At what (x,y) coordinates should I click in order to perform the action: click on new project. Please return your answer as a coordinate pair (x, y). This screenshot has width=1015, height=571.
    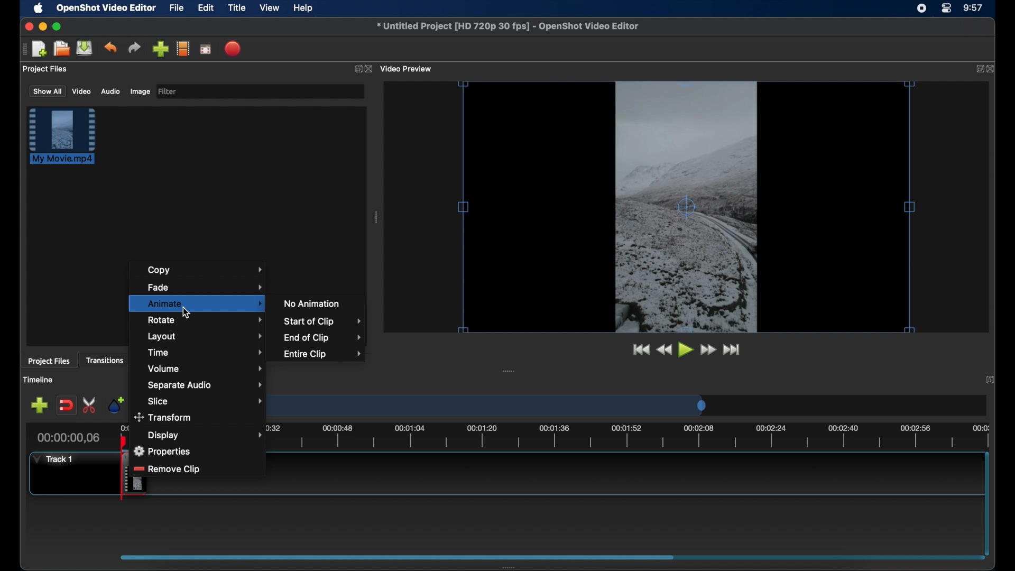
    Looking at the image, I should click on (40, 49).